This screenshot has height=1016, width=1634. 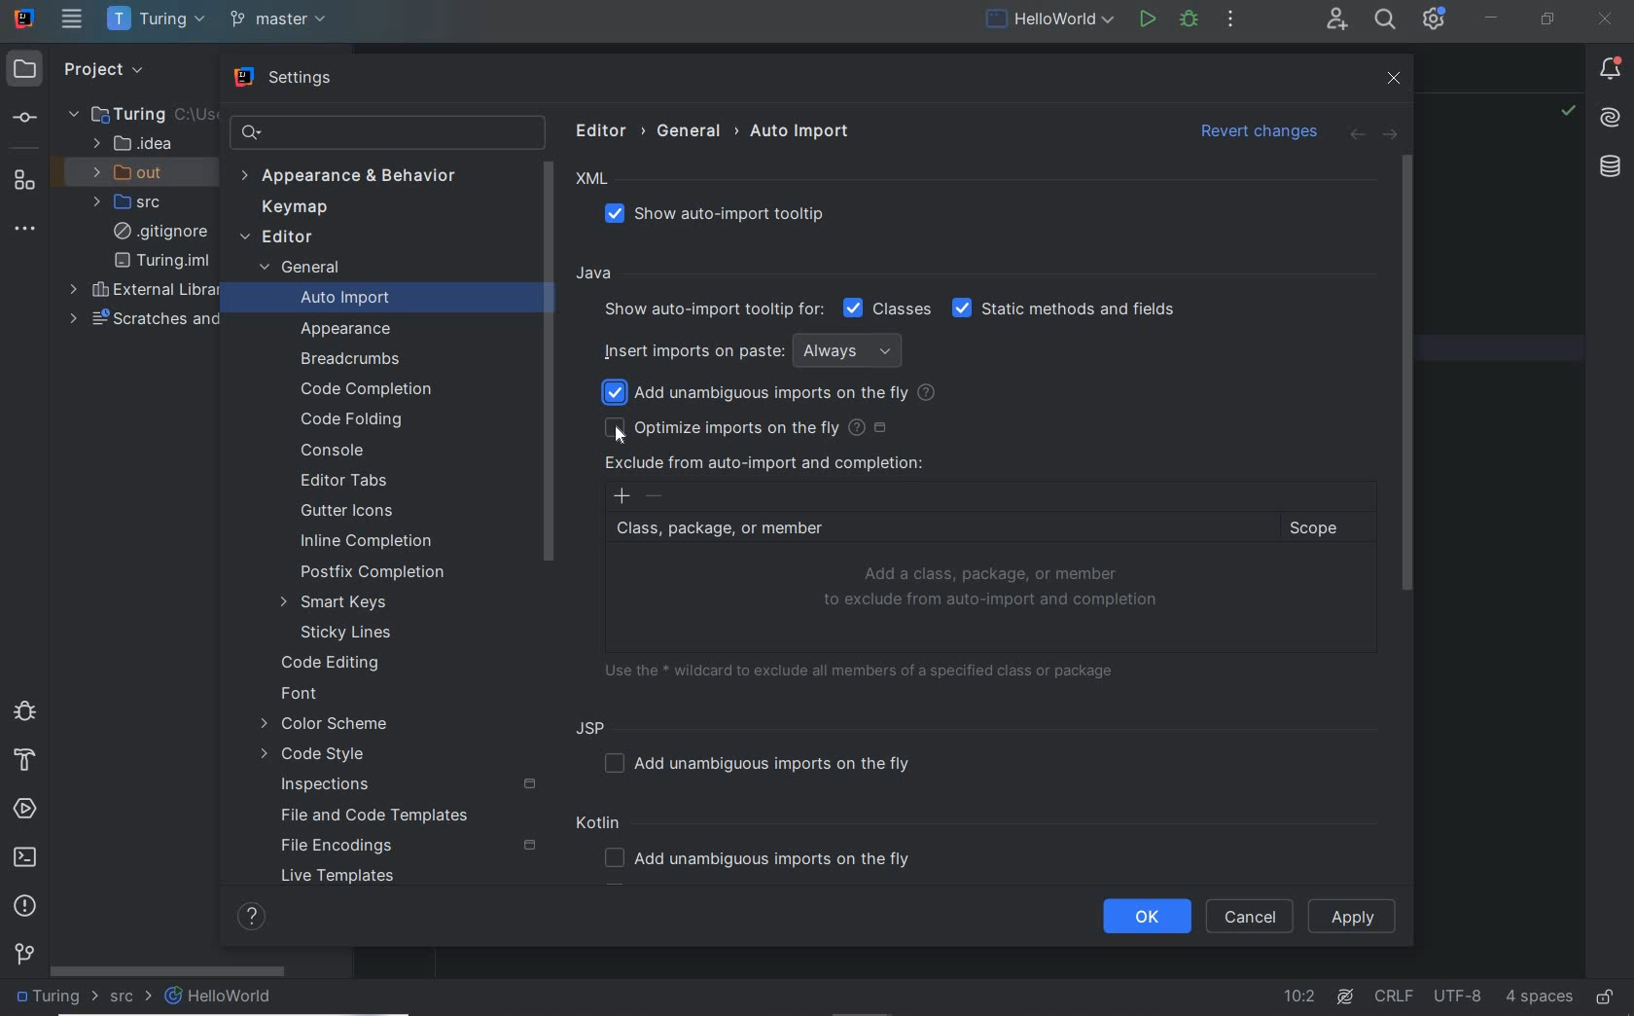 I want to click on INSERT IMPORTS ON PASTE:ALWAYS, so click(x=758, y=349).